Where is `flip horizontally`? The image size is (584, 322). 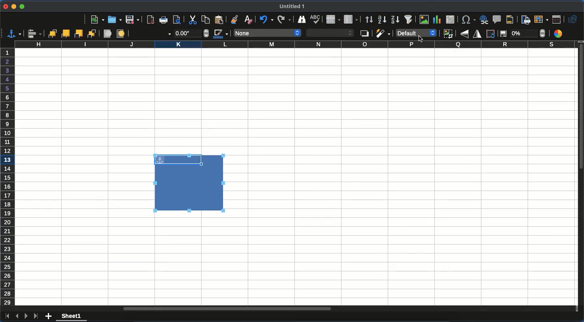 flip horizontally is located at coordinates (476, 34).